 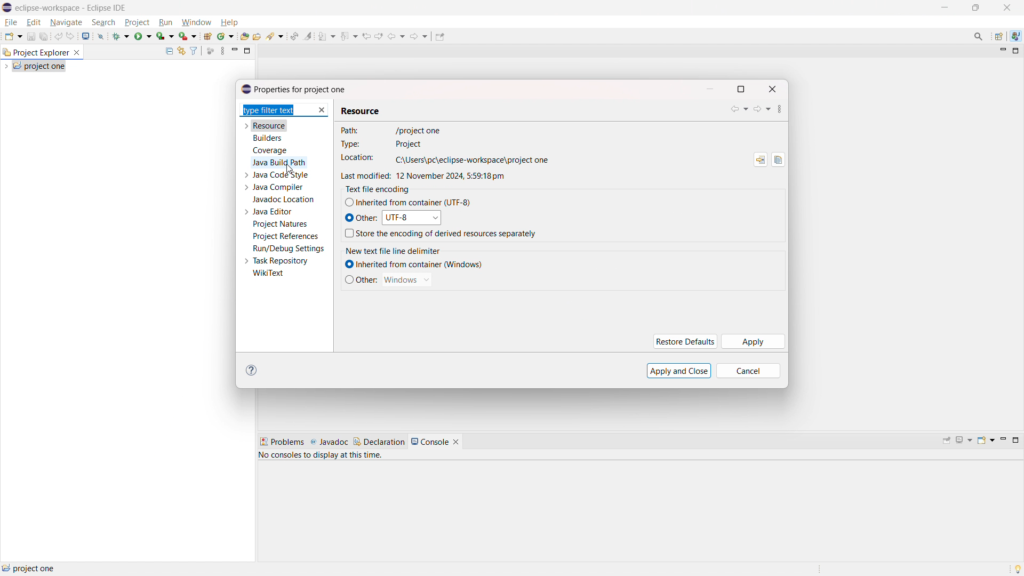 I want to click on expand java compiler, so click(x=246, y=187).